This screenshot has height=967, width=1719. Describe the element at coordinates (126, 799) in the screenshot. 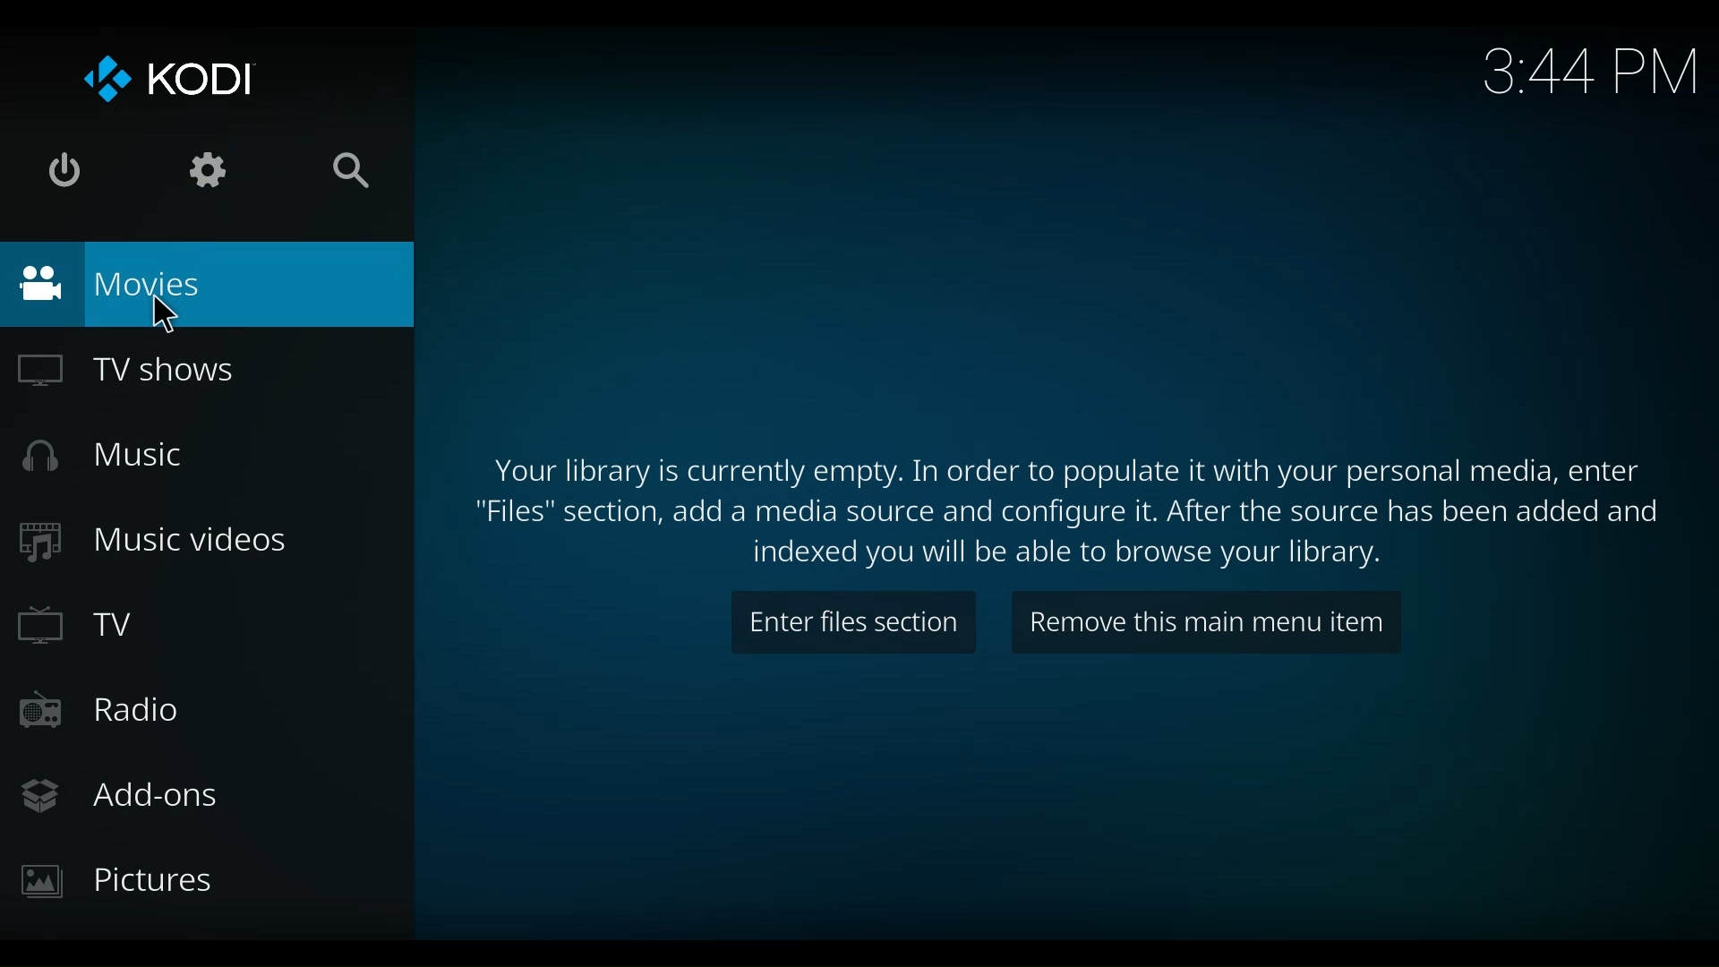

I see `Add-ons` at that location.